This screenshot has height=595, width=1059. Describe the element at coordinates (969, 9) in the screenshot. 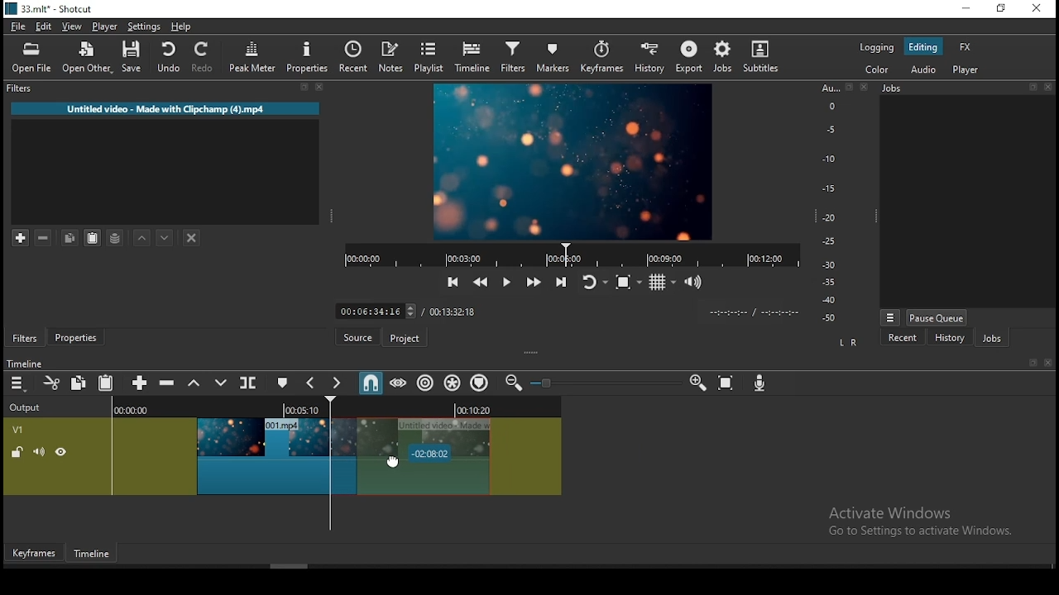

I see `minimize` at that location.